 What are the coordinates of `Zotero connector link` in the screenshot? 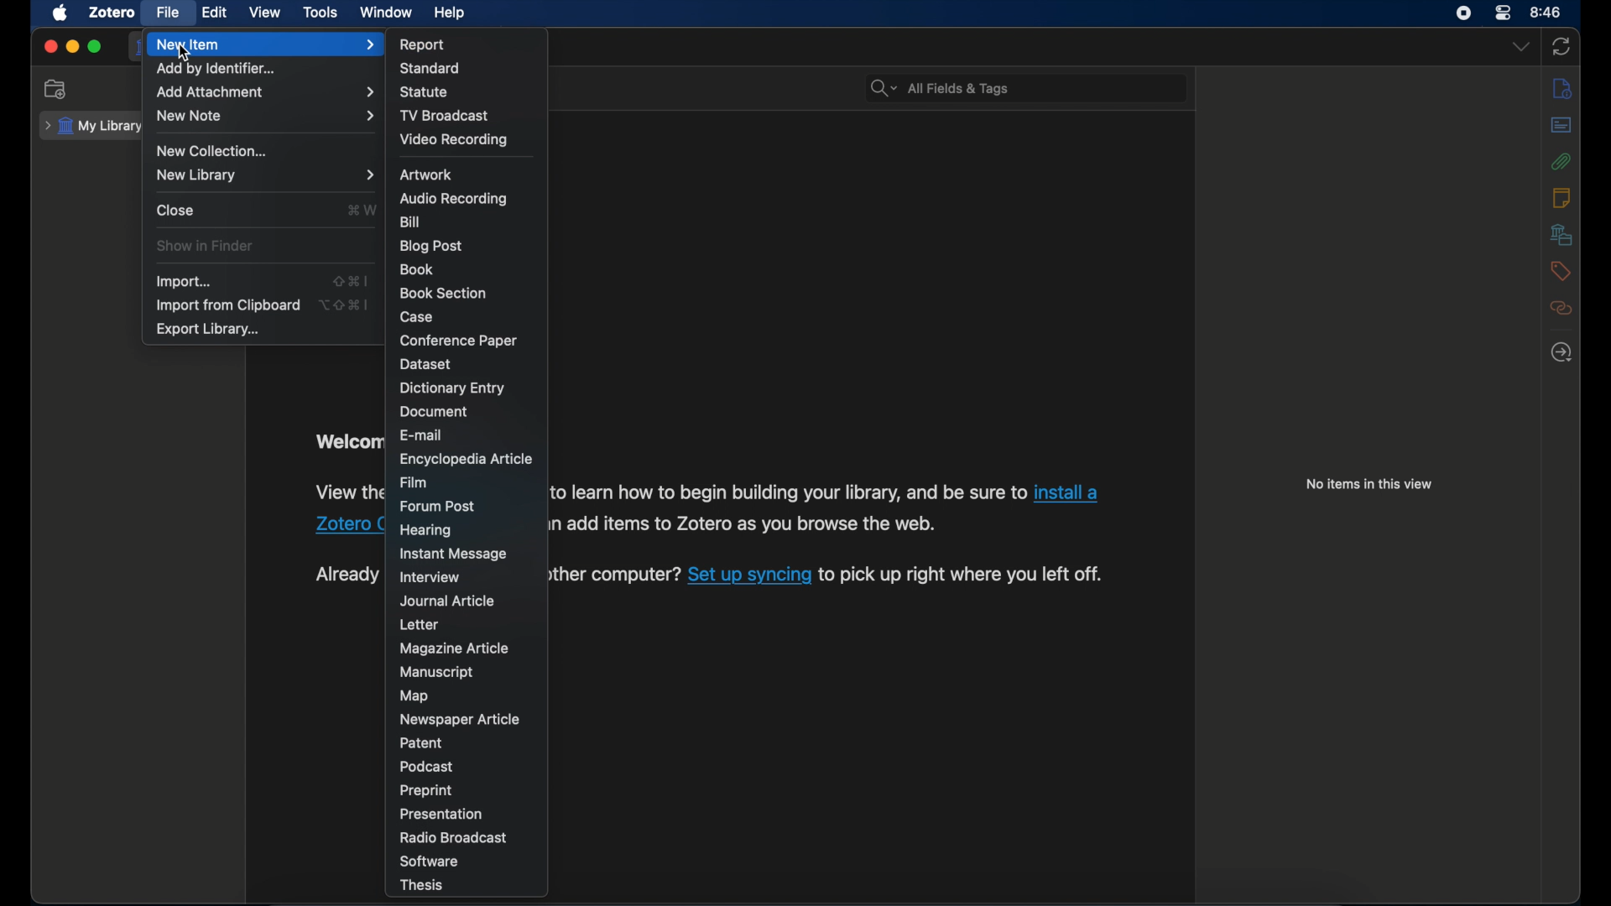 It's located at (1071, 492).